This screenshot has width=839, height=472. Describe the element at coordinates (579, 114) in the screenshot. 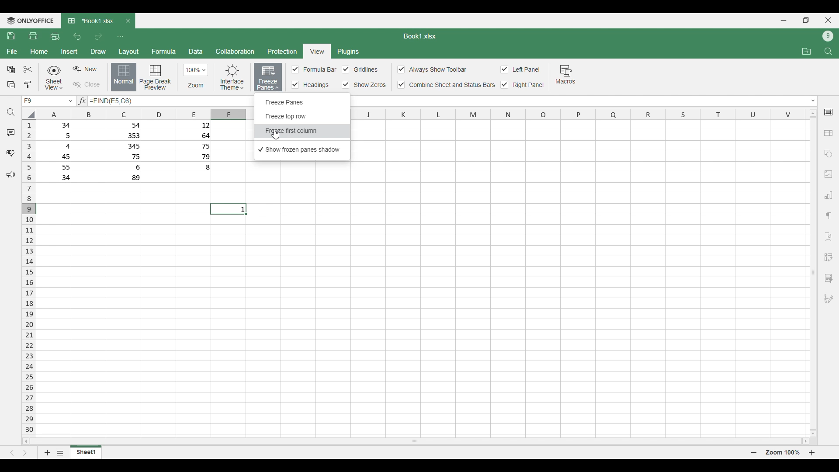

I see `indicates column` at that location.